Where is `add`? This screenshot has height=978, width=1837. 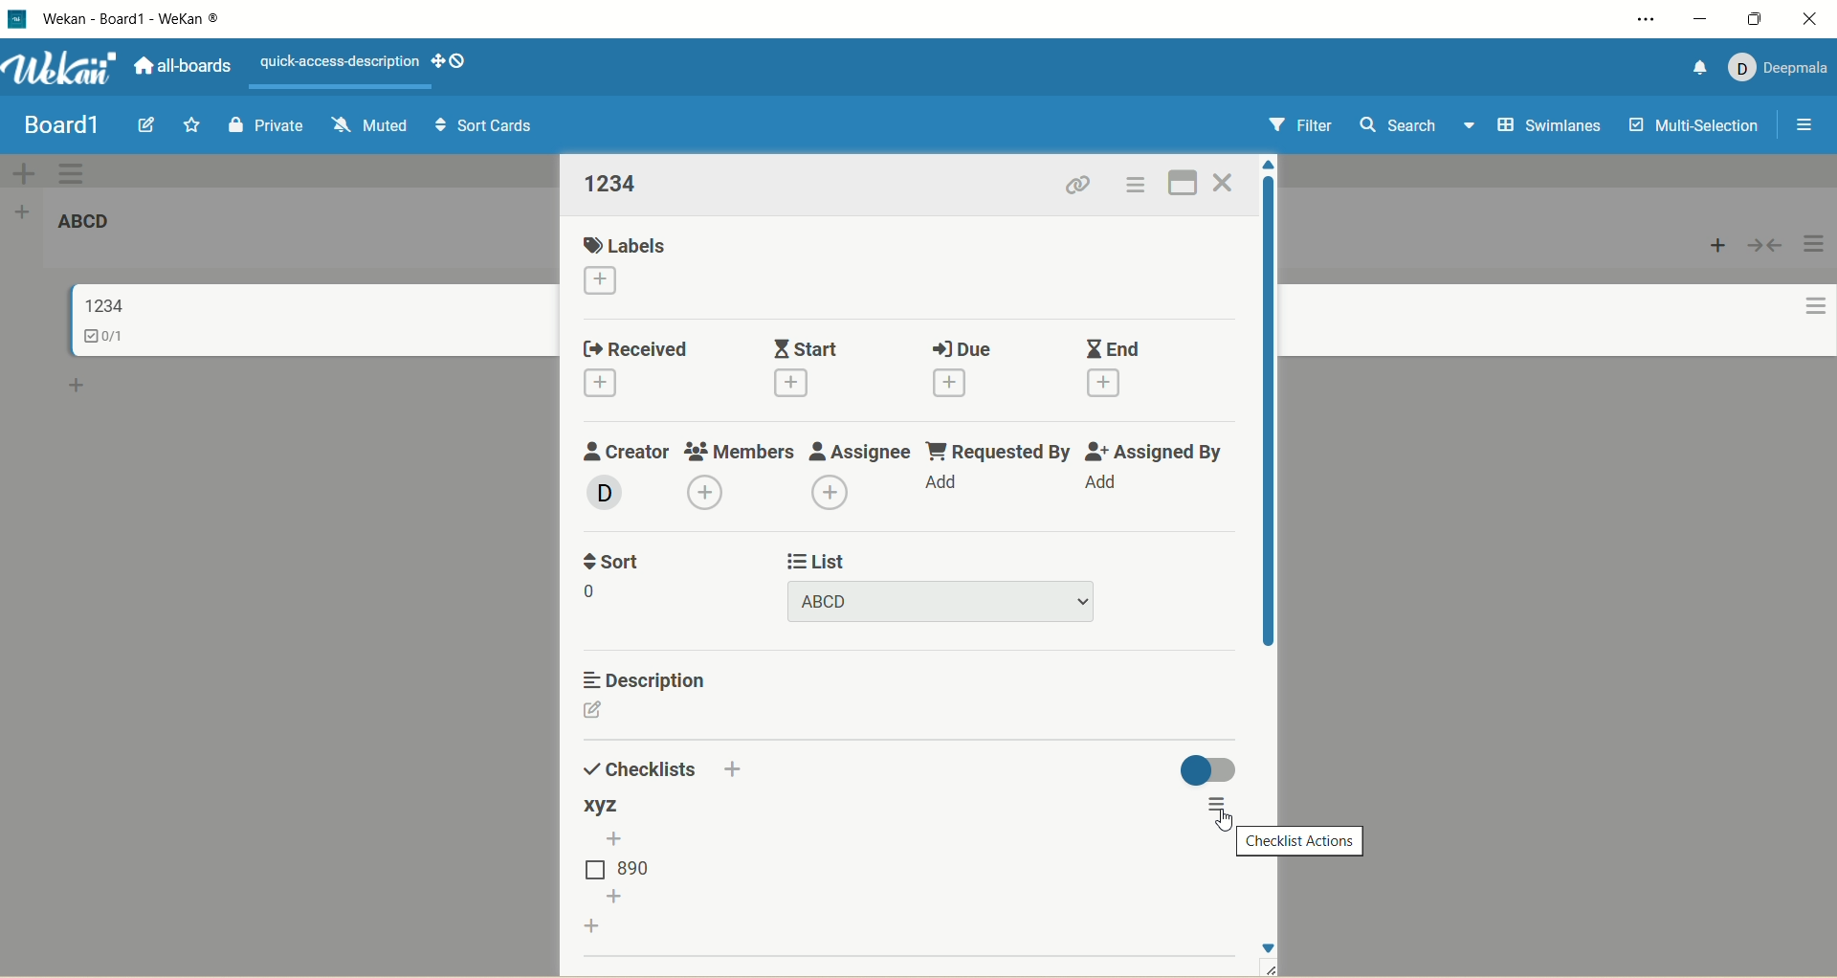
add is located at coordinates (1113, 485).